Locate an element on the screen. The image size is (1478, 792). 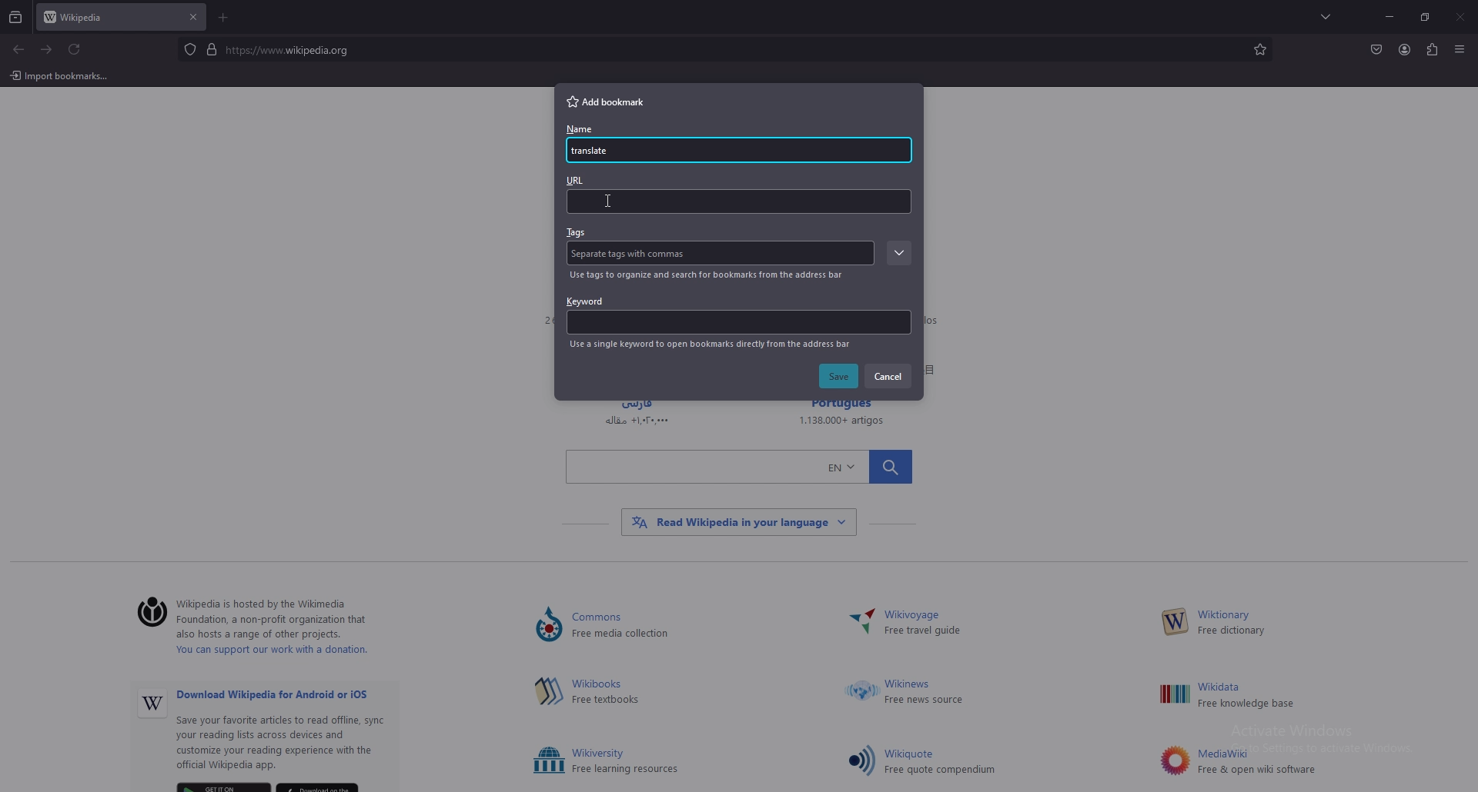
 is located at coordinates (925, 693).